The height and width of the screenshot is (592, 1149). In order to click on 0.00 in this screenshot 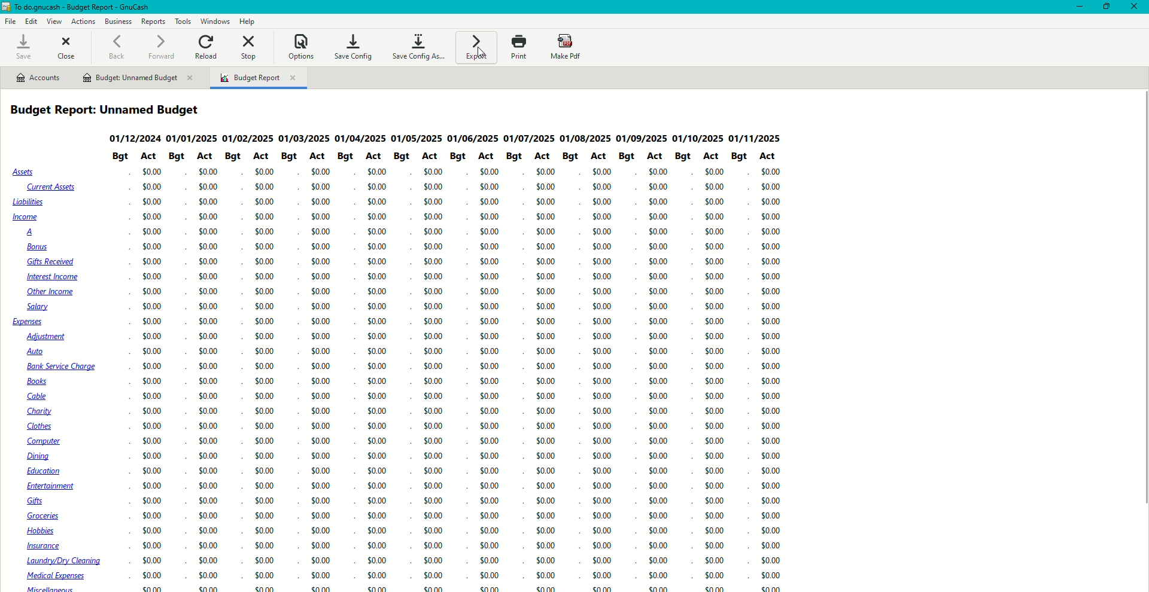, I will do `click(211, 337)`.